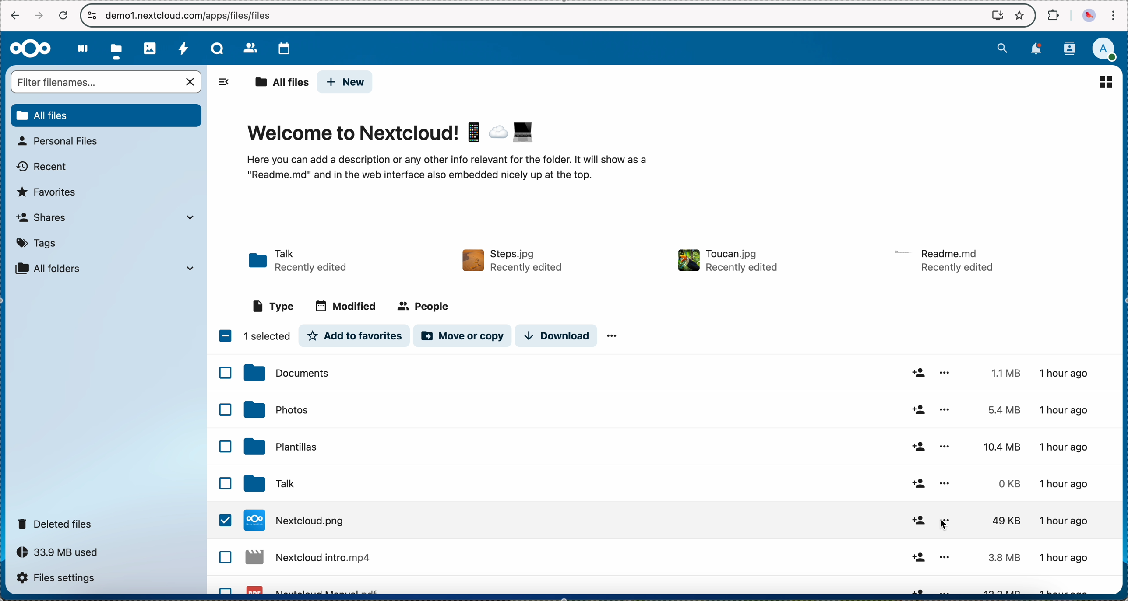  What do you see at coordinates (217, 47) in the screenshot?
I see `Talk` at bounding box center [217, 47].